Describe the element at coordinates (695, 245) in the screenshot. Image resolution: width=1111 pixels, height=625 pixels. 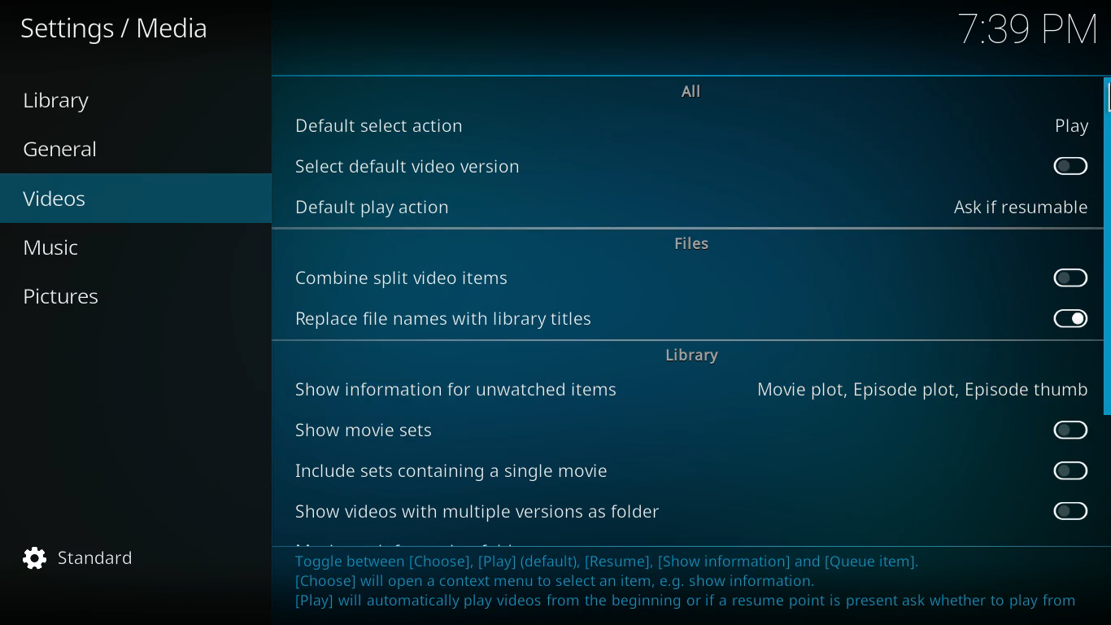
I see `files` at that location.